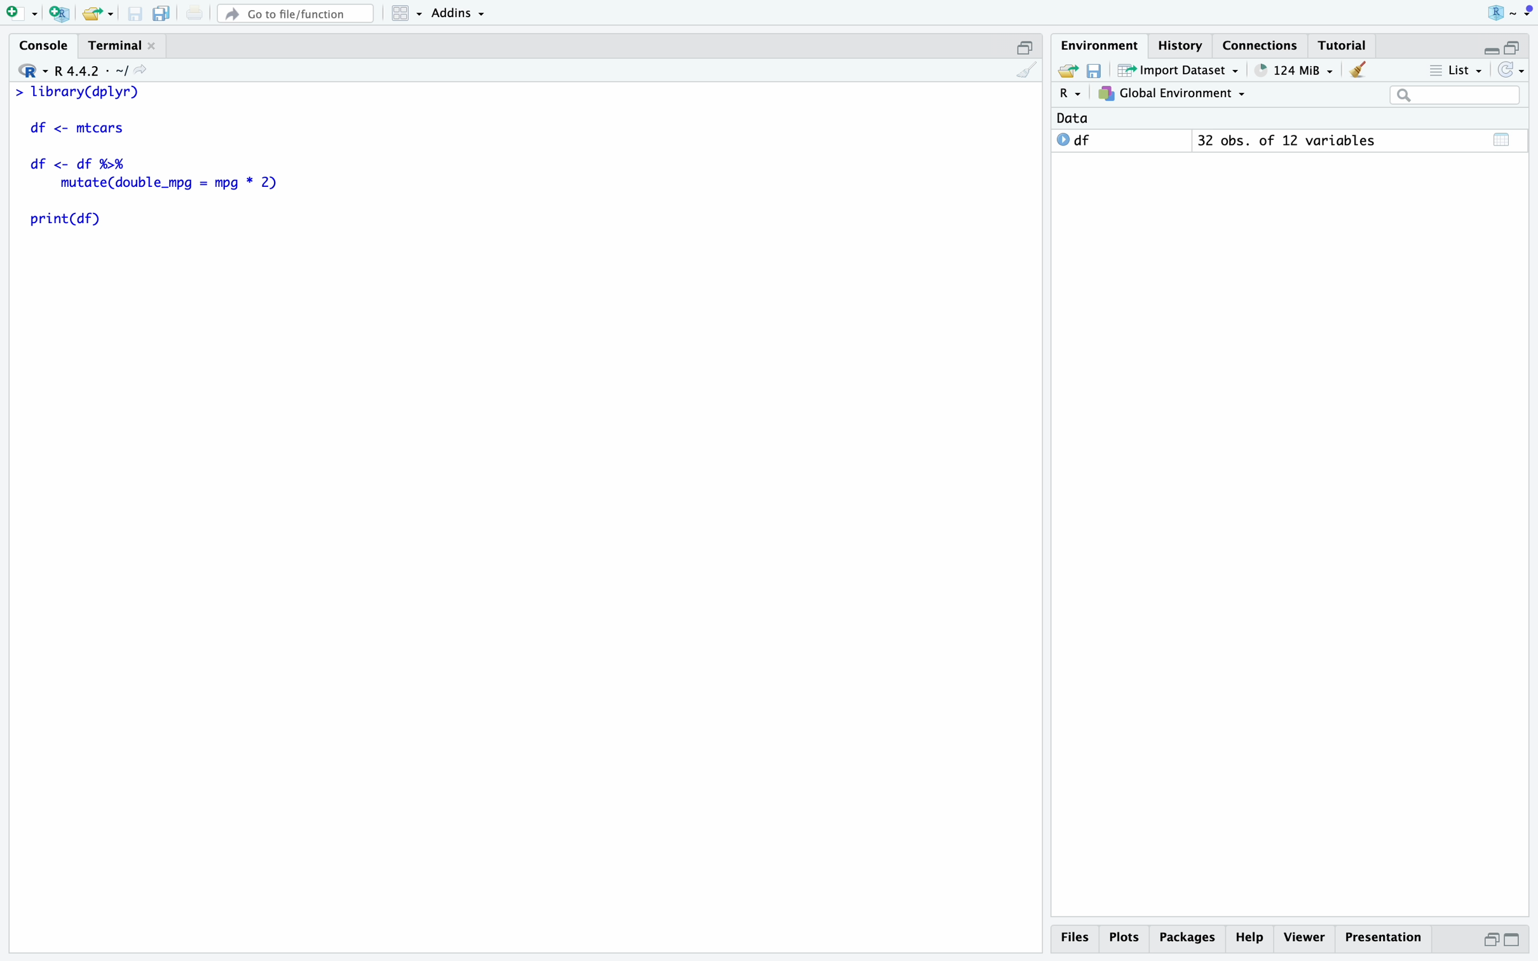 This screenshot has height=961, width=1538. I want to click on console, so click(46, 46).